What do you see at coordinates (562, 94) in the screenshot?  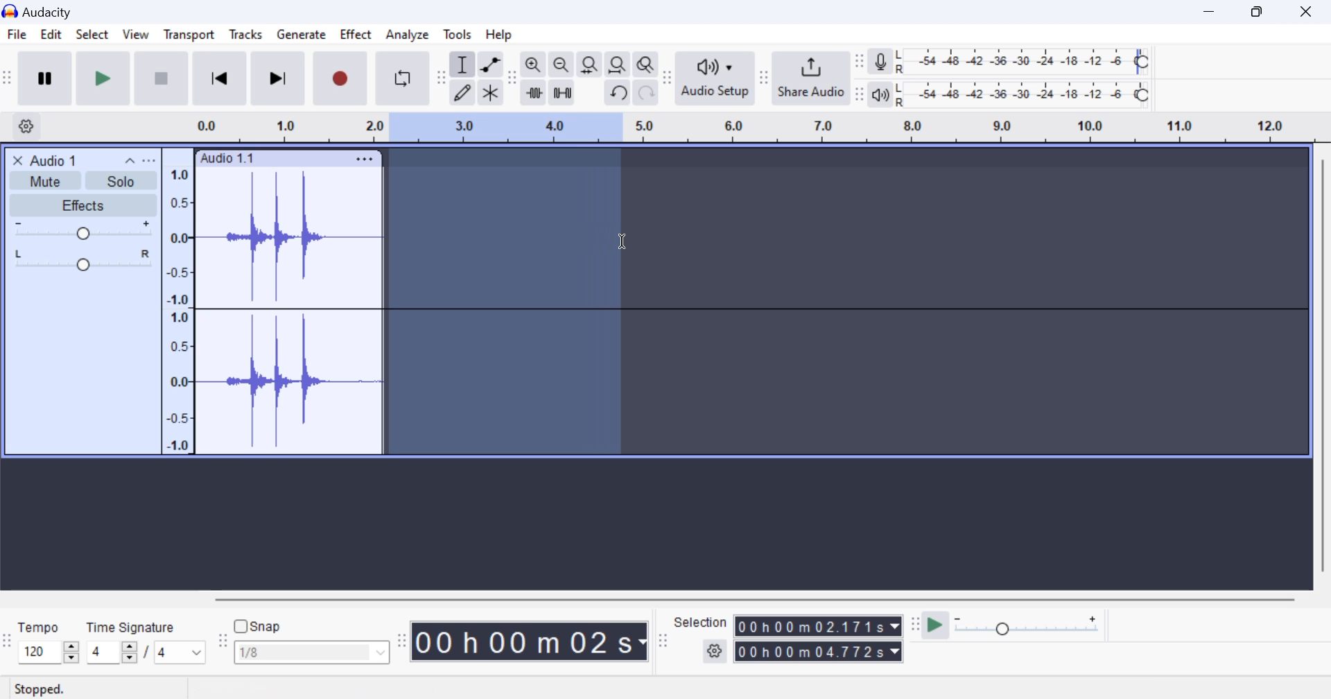 I see `silence audio selection` at bounding box center [562, 94].